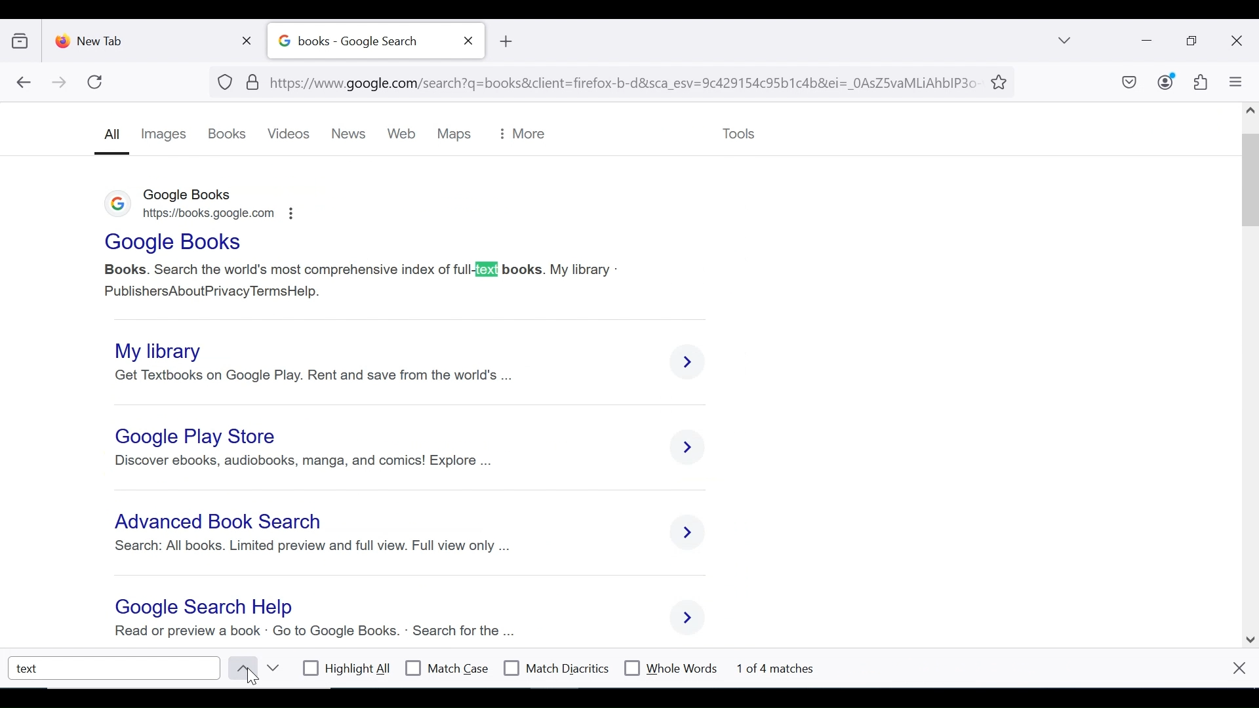 The width and height of the screenshot is (1259, 708). What do you see at coordinates (670, 667) in the screenshot?
I see `whole words` at bounding box center [670, 667].